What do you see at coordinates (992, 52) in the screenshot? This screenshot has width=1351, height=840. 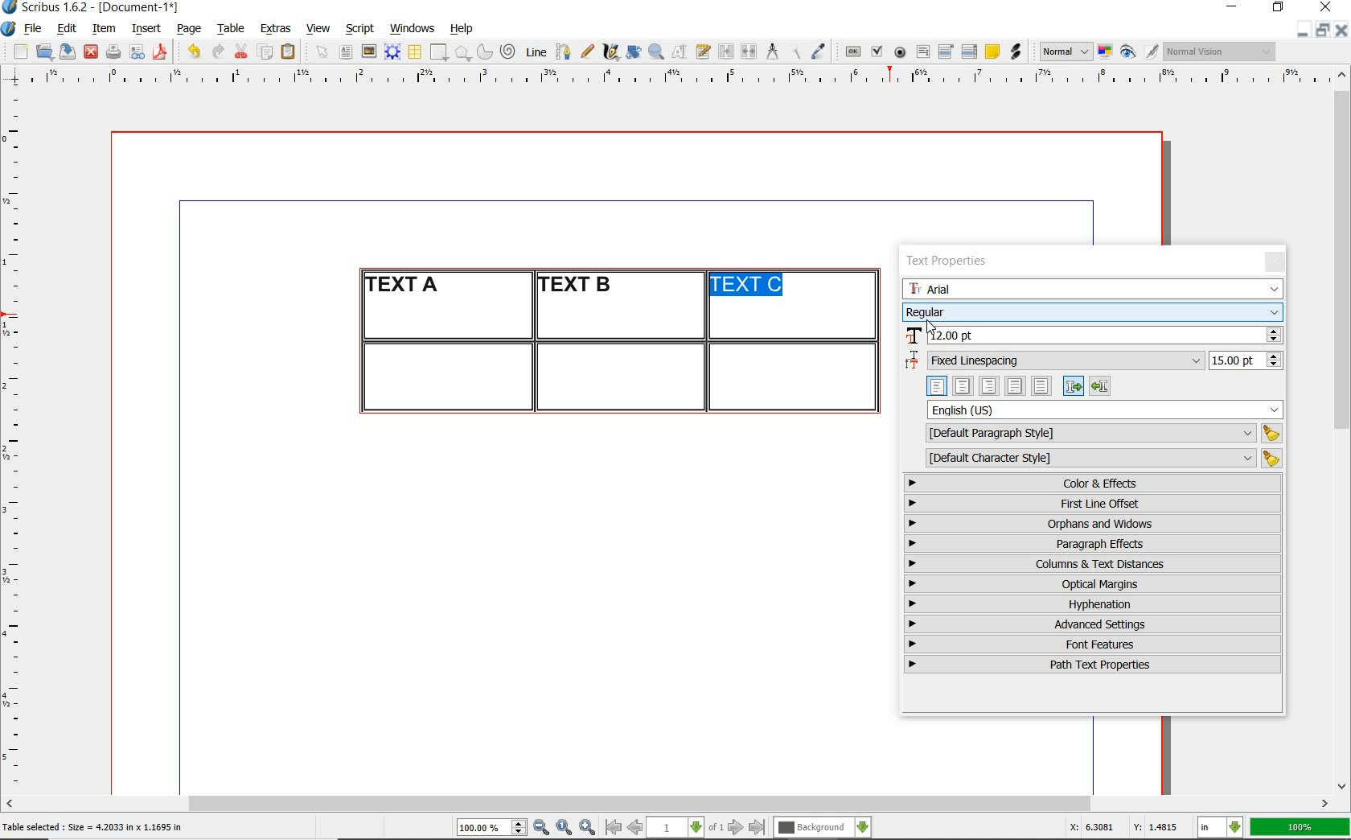 I see `text annotation` at bounding box center [992, 52].